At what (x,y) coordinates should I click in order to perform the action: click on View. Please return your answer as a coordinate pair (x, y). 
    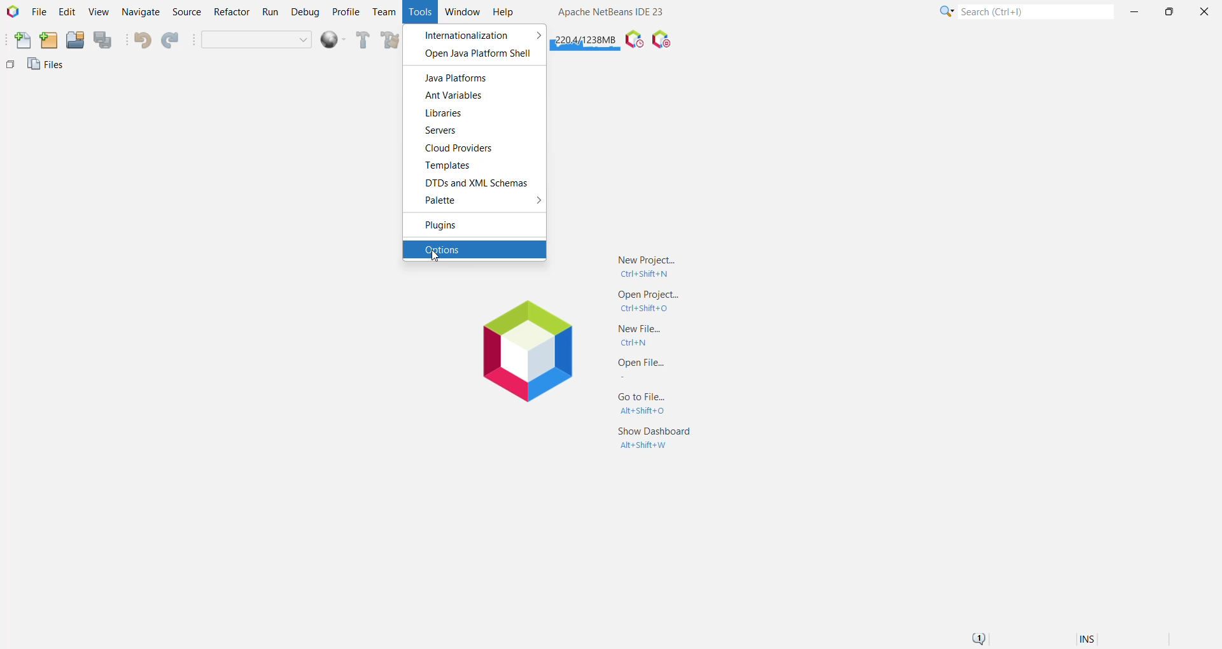
    Looking at the image, I should click on (98, 13).